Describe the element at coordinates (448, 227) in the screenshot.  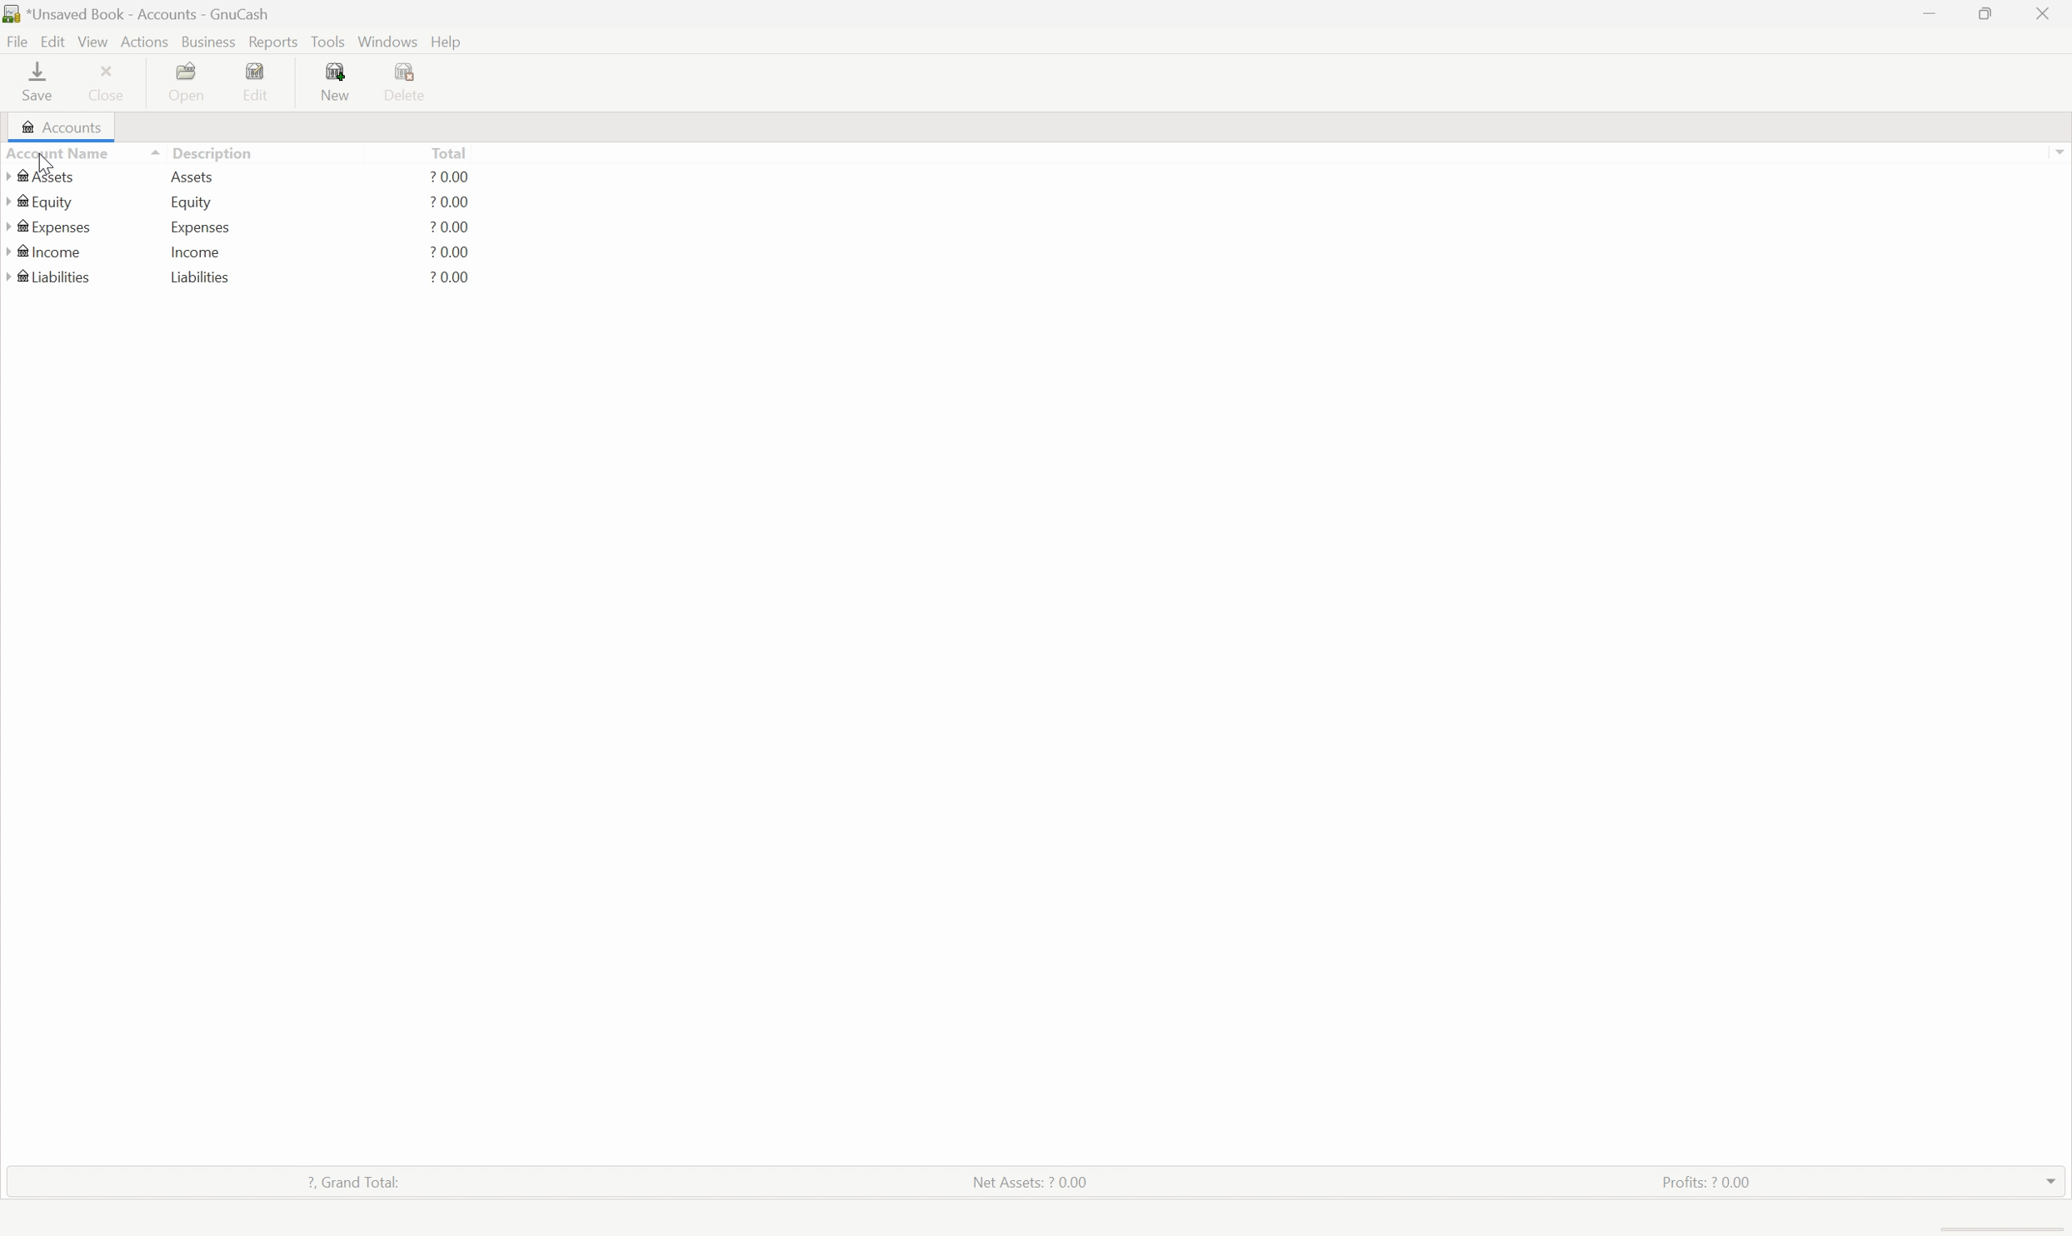
I see `? 0.00` at that location.